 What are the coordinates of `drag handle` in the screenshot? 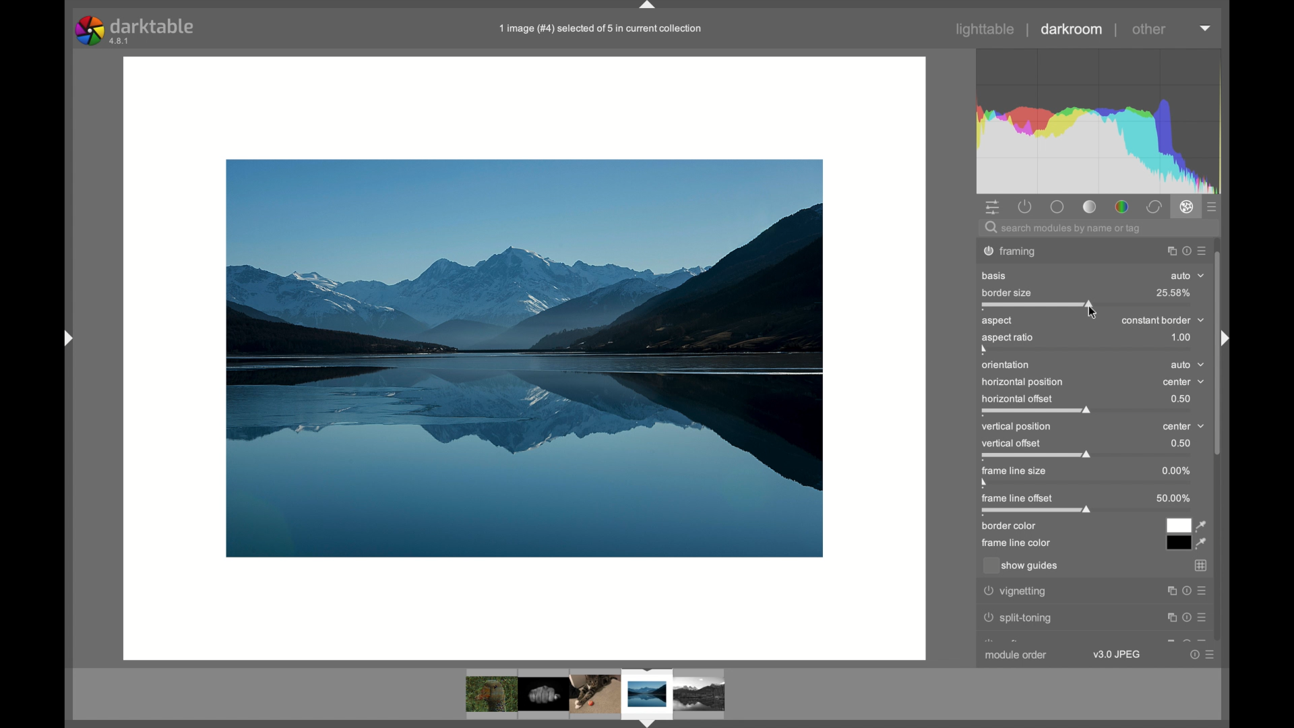 It's located at (66, 338).